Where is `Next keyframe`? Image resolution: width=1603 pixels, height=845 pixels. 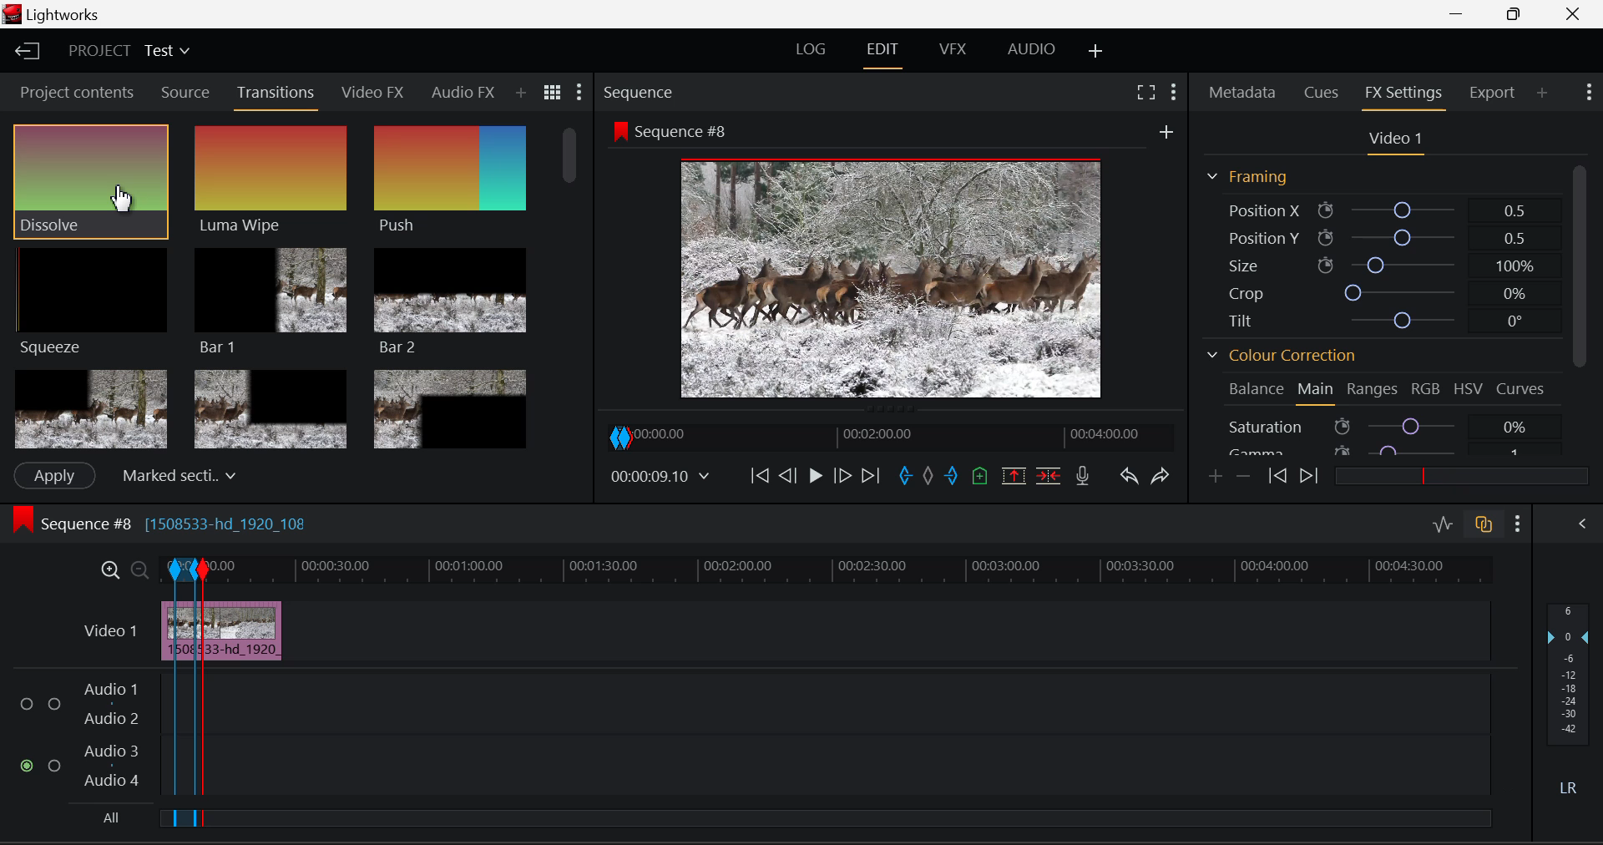
Next keyframe is located at coordinates (1307, 476).